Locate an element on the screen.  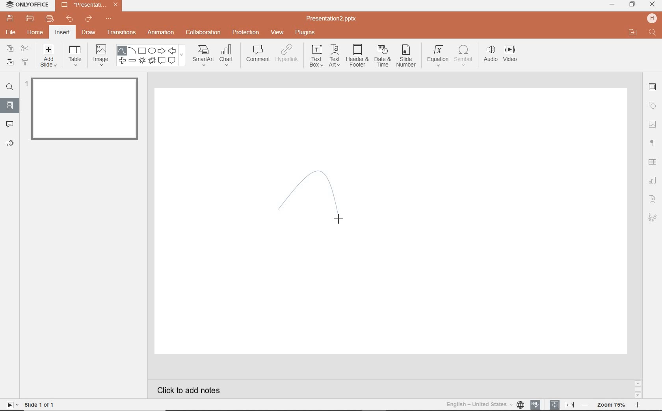
CLICK TO ADD NOTES is located at coordinates (191, 390).